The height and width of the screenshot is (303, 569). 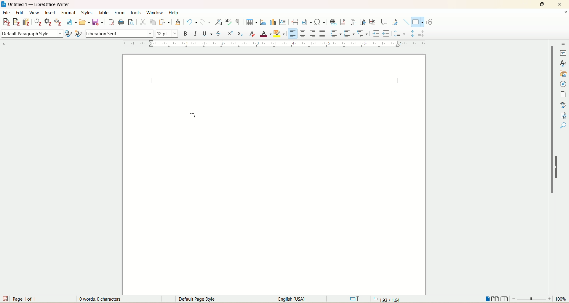 What do you see at coordinates (559, 4) in the screenshot?
I see `close` at bounding box center [559, 4].